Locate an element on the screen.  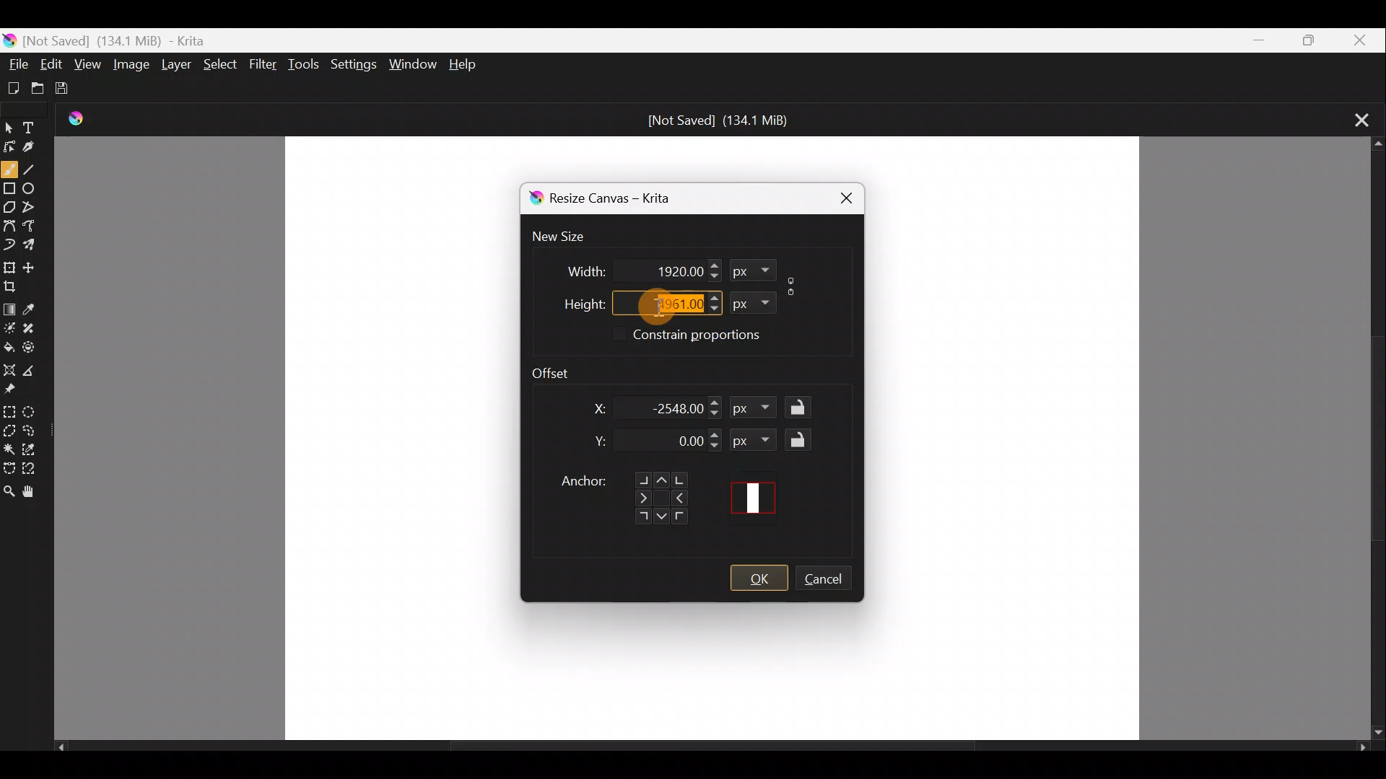
Decrease X dimension is located at coordinates (715, 414).